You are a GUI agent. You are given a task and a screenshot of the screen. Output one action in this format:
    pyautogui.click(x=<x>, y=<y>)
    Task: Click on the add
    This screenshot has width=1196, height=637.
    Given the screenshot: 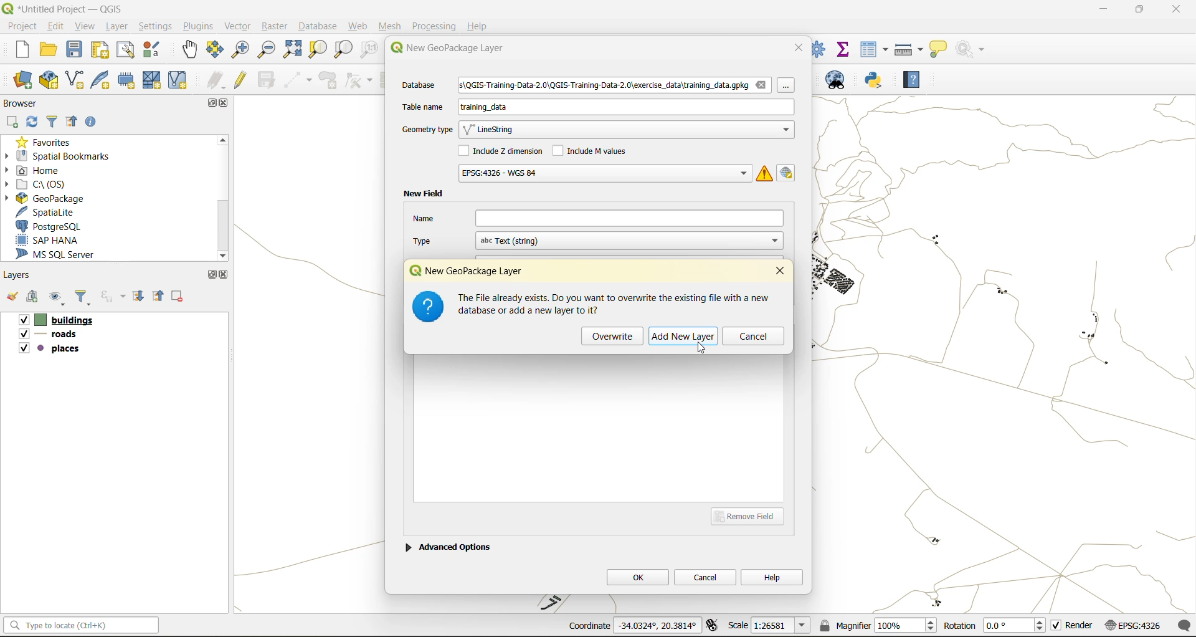 What is the action you would take?
    pyautogui.click(x=34, y=298)
    